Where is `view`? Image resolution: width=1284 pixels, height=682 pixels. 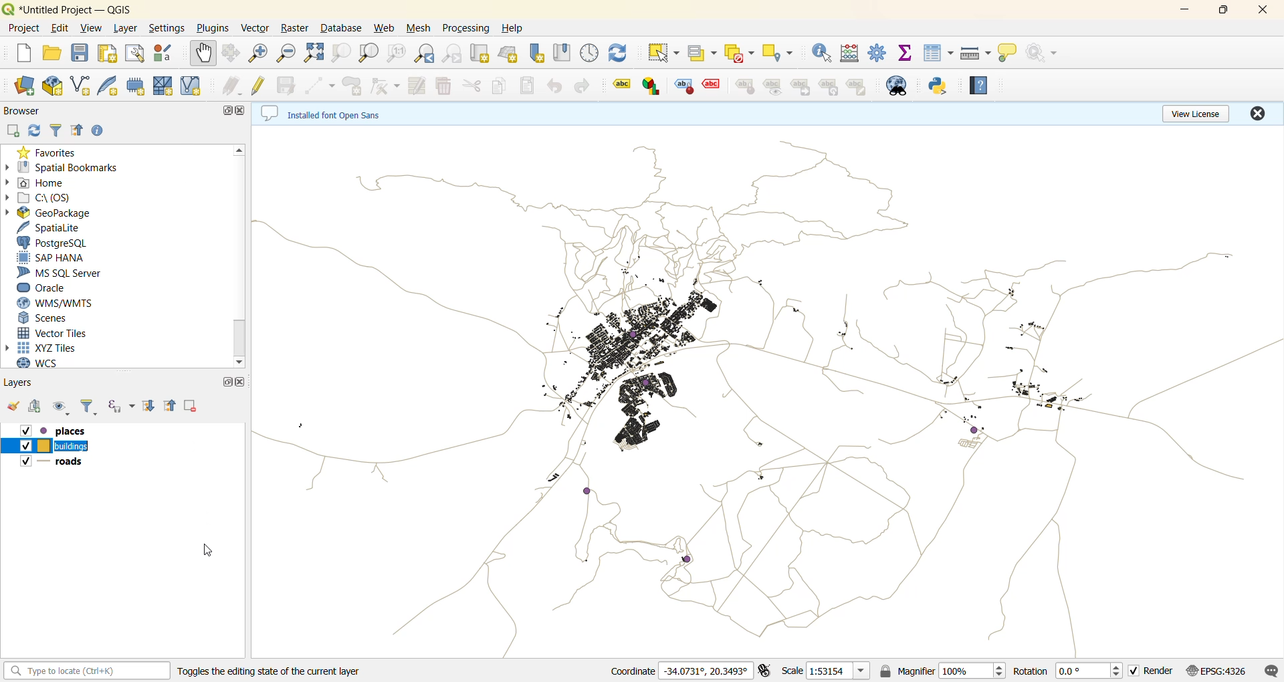 view is located at coordinates (92, 30).